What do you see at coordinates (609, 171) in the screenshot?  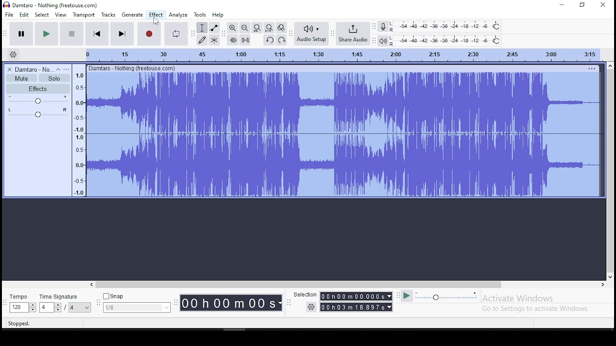 I see `scroll bar` at bounding box center [609, 171].